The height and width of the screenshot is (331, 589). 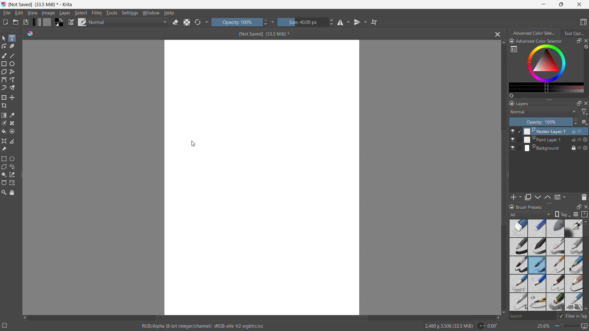 What do you see at coordinates (585, 309) in the screenshot?
I see `scroll down` at bounding box center [585, 309].